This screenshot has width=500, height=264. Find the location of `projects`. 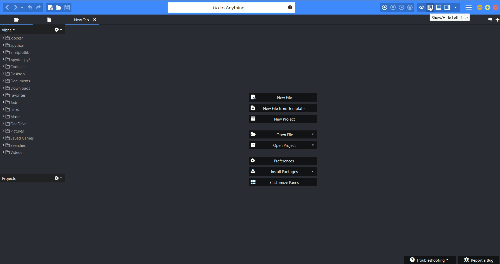

projects is located at coordinates (32, 178).